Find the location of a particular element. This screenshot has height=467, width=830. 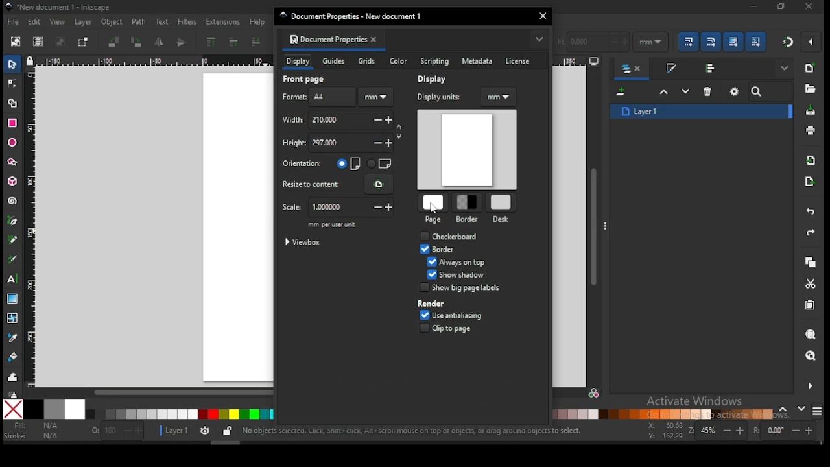

horizontal ruler is located at coordinates (578, 62).